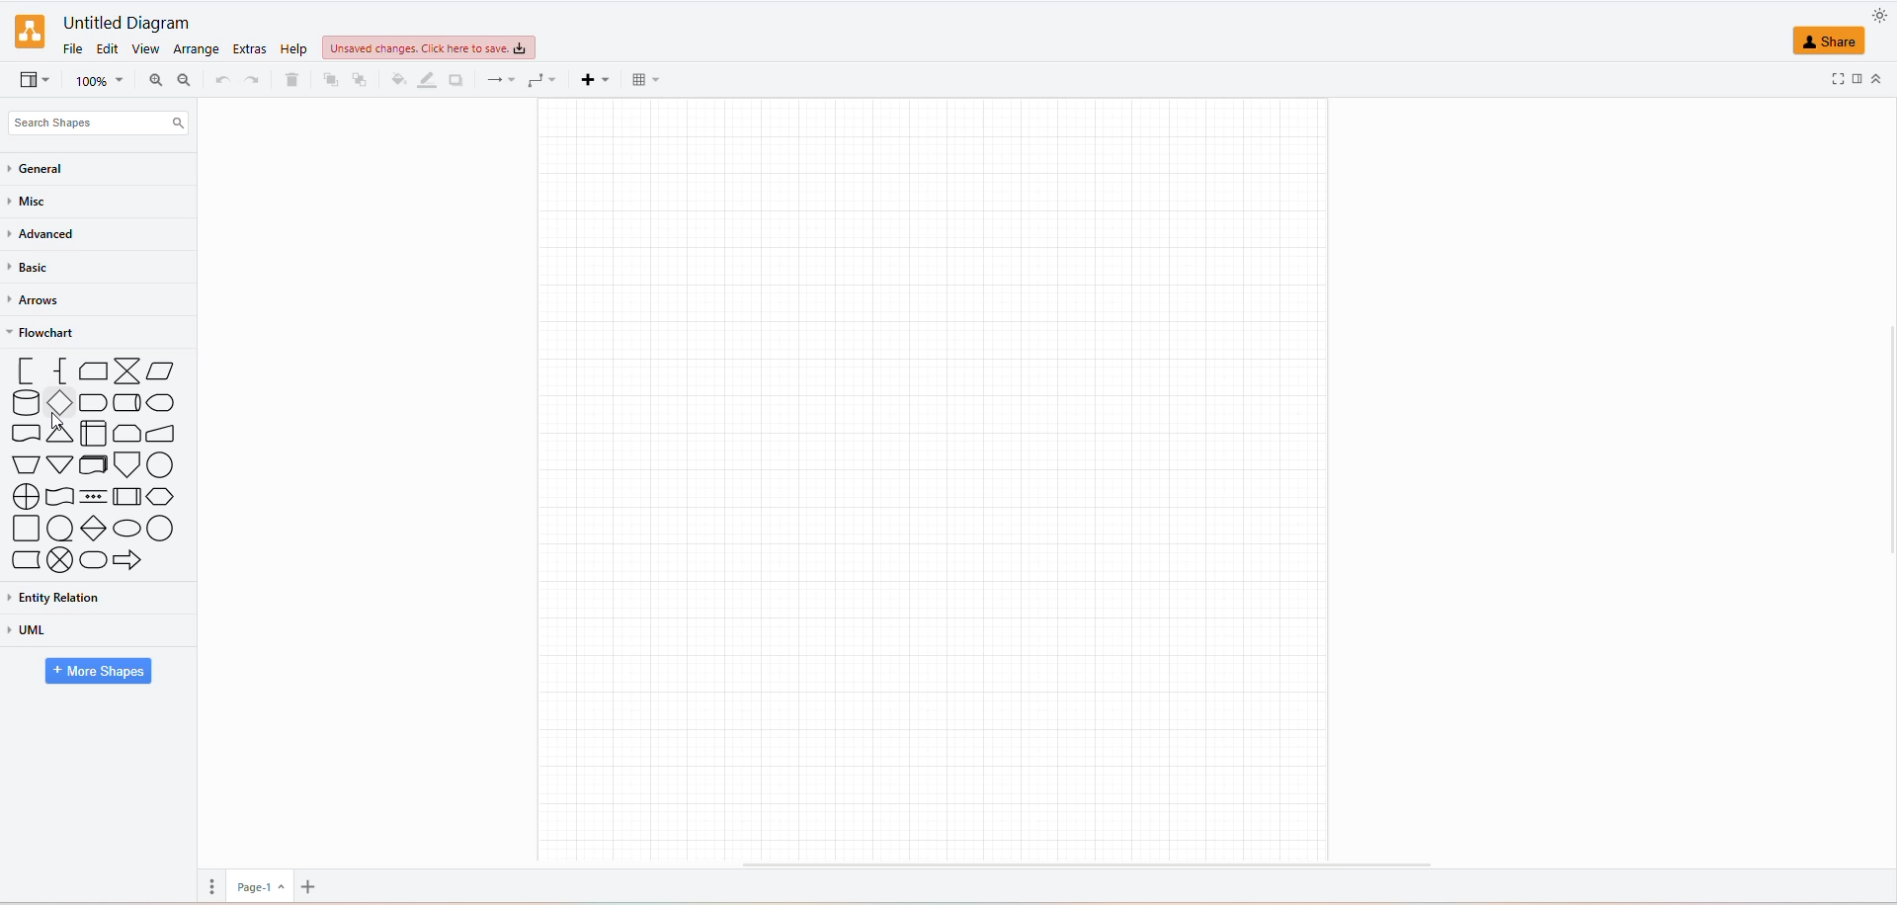 Image resolution: width=1897 pixels, height=905 pixels. I want to click on SHARE, so click(1834, 43).